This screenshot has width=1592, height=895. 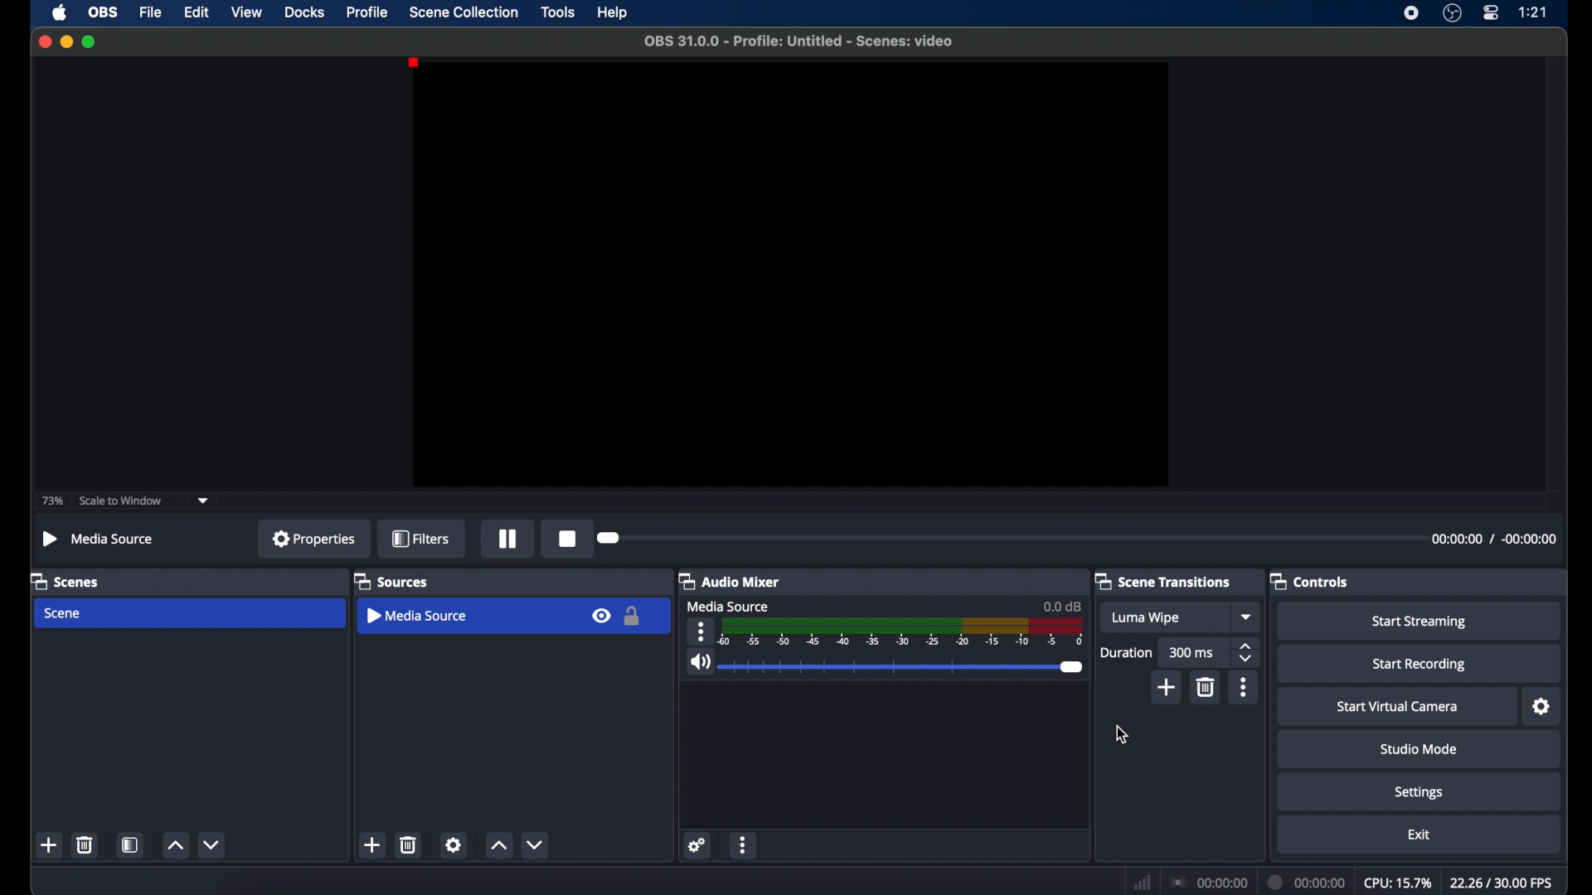 I want to click on add, so click(x=49, y=844).